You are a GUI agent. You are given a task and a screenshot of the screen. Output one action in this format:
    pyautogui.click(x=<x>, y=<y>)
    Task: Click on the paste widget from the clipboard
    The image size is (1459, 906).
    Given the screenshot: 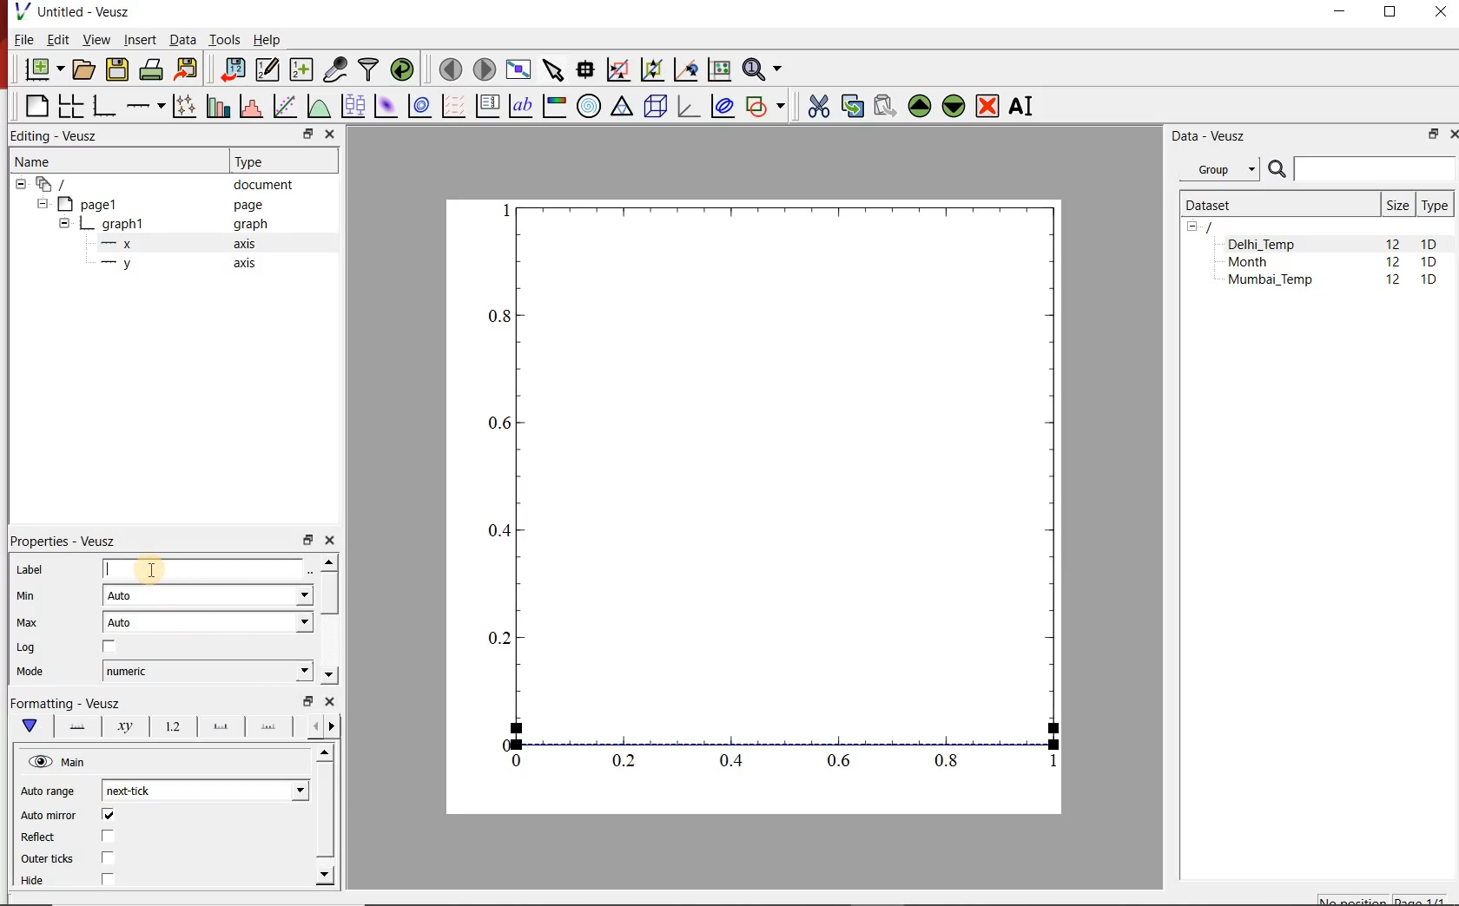 What is the action you would take?
    pyautogui.click(x=886, y=105)
    